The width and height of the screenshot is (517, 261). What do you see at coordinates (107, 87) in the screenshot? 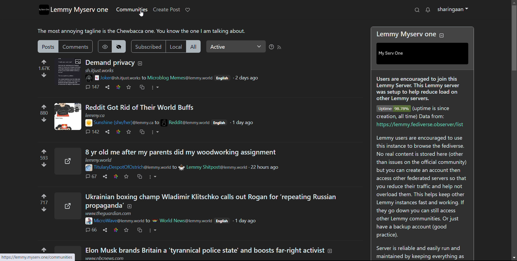
I see `share` at bounding box center [107, 87].